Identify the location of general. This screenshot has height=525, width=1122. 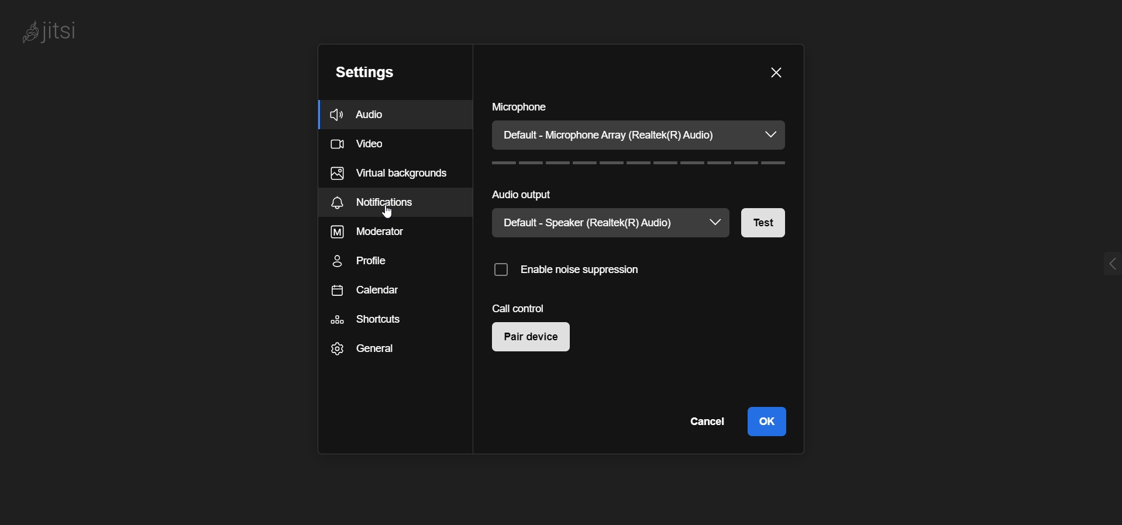
(363, 351).